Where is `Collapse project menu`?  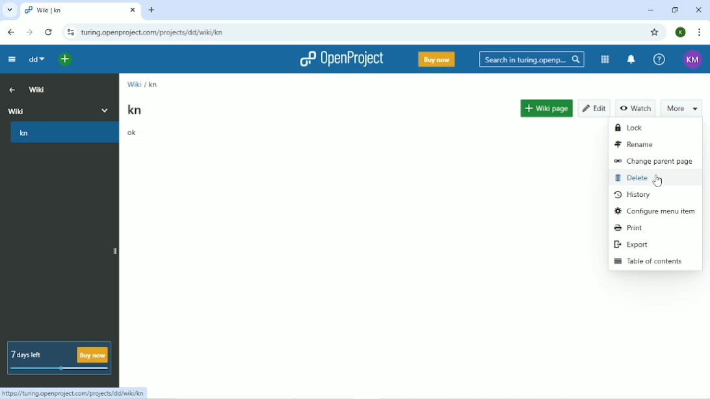 Collapse project menu is located at coordinates (11, 60).